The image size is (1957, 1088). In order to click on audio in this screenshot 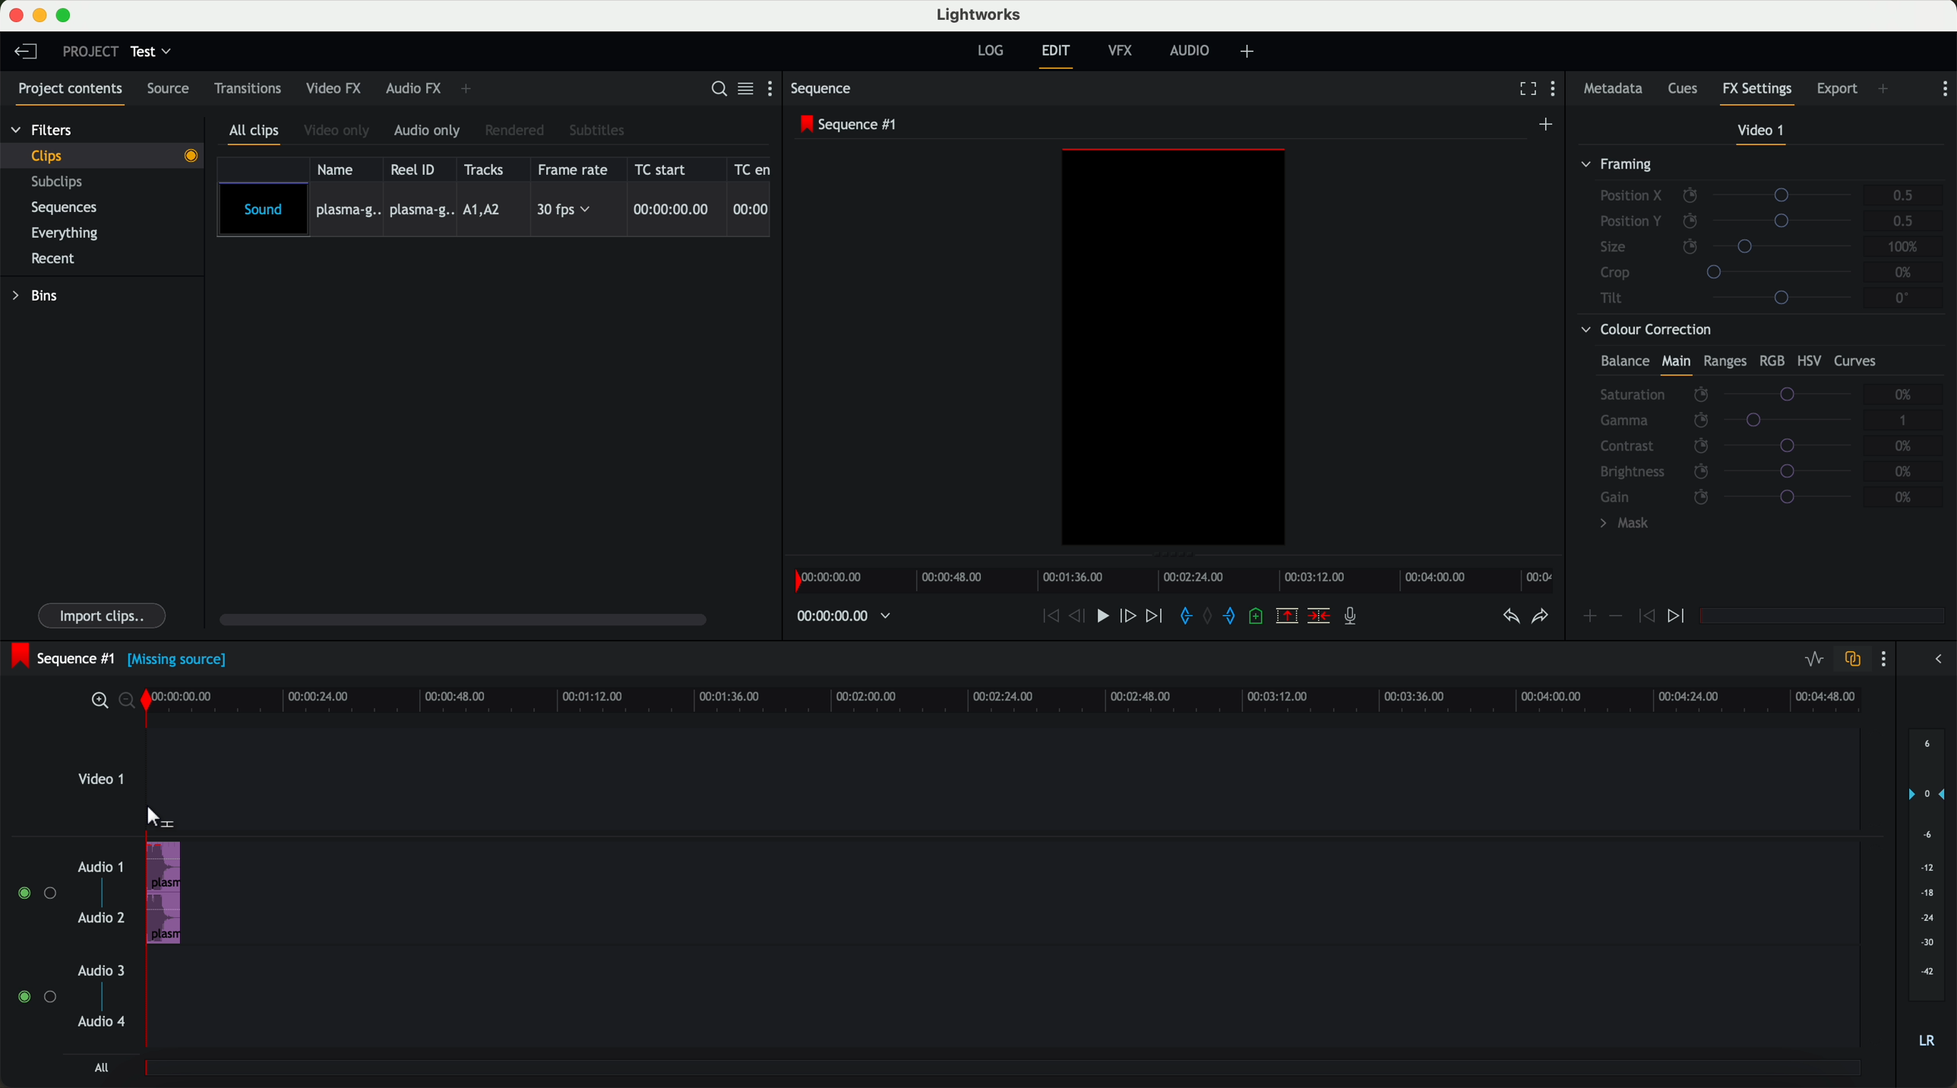, I will do `click(164, 893)`.